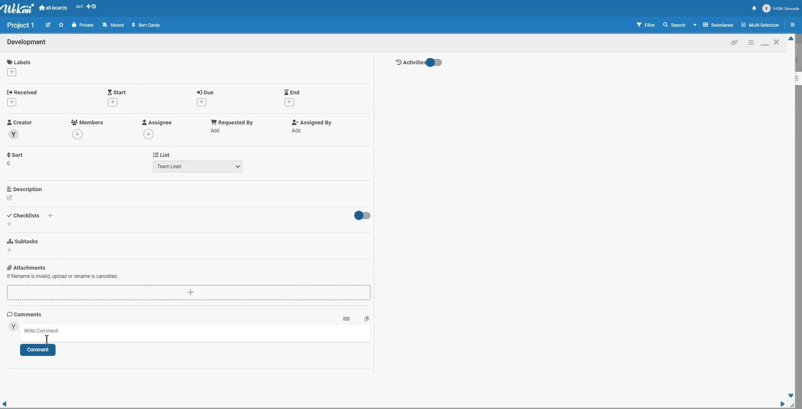 The width and height of the screenshot is (802, 409). What do you see at coordinates (92, 8) in the screenshot?
I see `Show desktop drag handle` at bounding box center [92, 8].